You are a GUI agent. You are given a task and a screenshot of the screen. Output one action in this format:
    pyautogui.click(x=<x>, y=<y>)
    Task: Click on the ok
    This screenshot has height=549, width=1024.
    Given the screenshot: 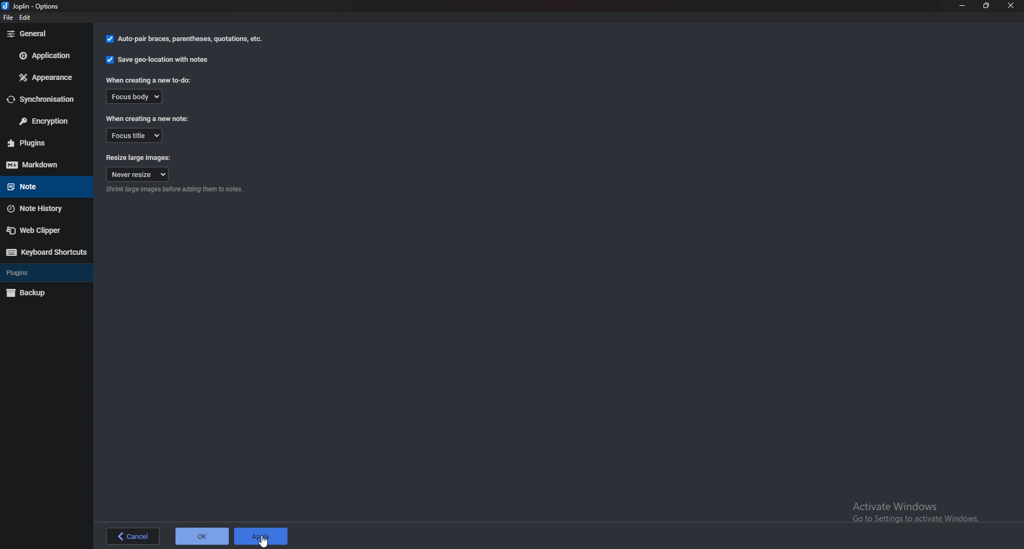 What is the action you would take?
    pyautogui.click(x=202, y=536)
    